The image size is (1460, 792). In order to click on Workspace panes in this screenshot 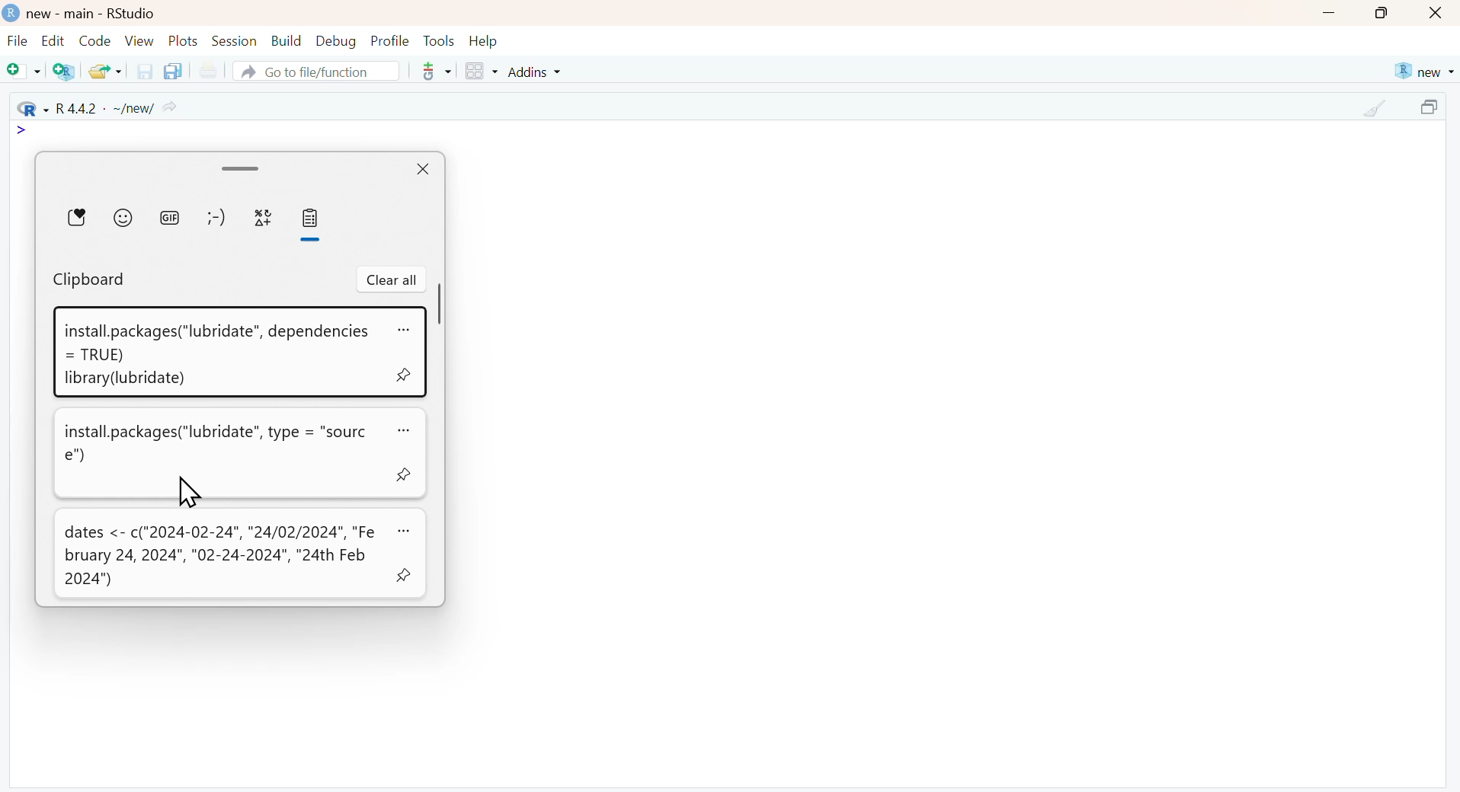, I will do `click(481, 72)`.